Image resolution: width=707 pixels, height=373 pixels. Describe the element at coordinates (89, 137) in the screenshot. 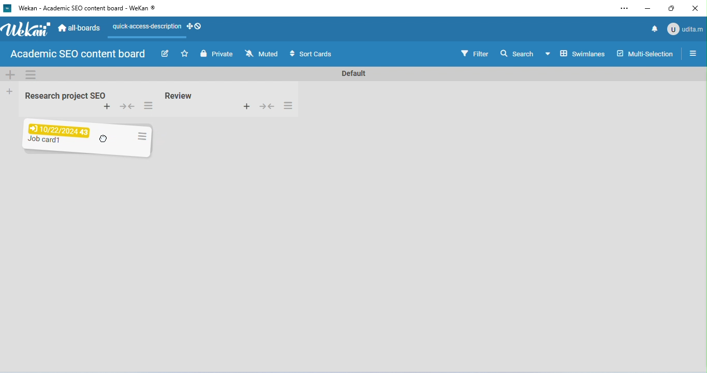

I see `card dragged to another list just before mouse up ` at that location.